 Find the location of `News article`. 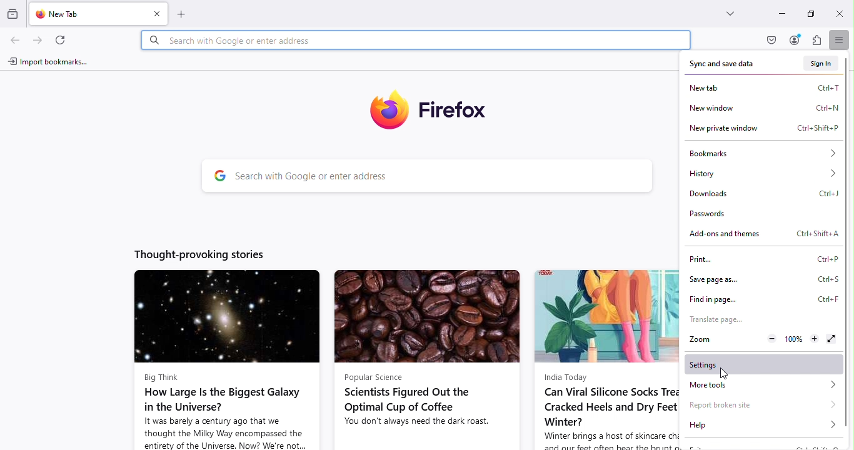

News article is located at coordinates (226, 359).